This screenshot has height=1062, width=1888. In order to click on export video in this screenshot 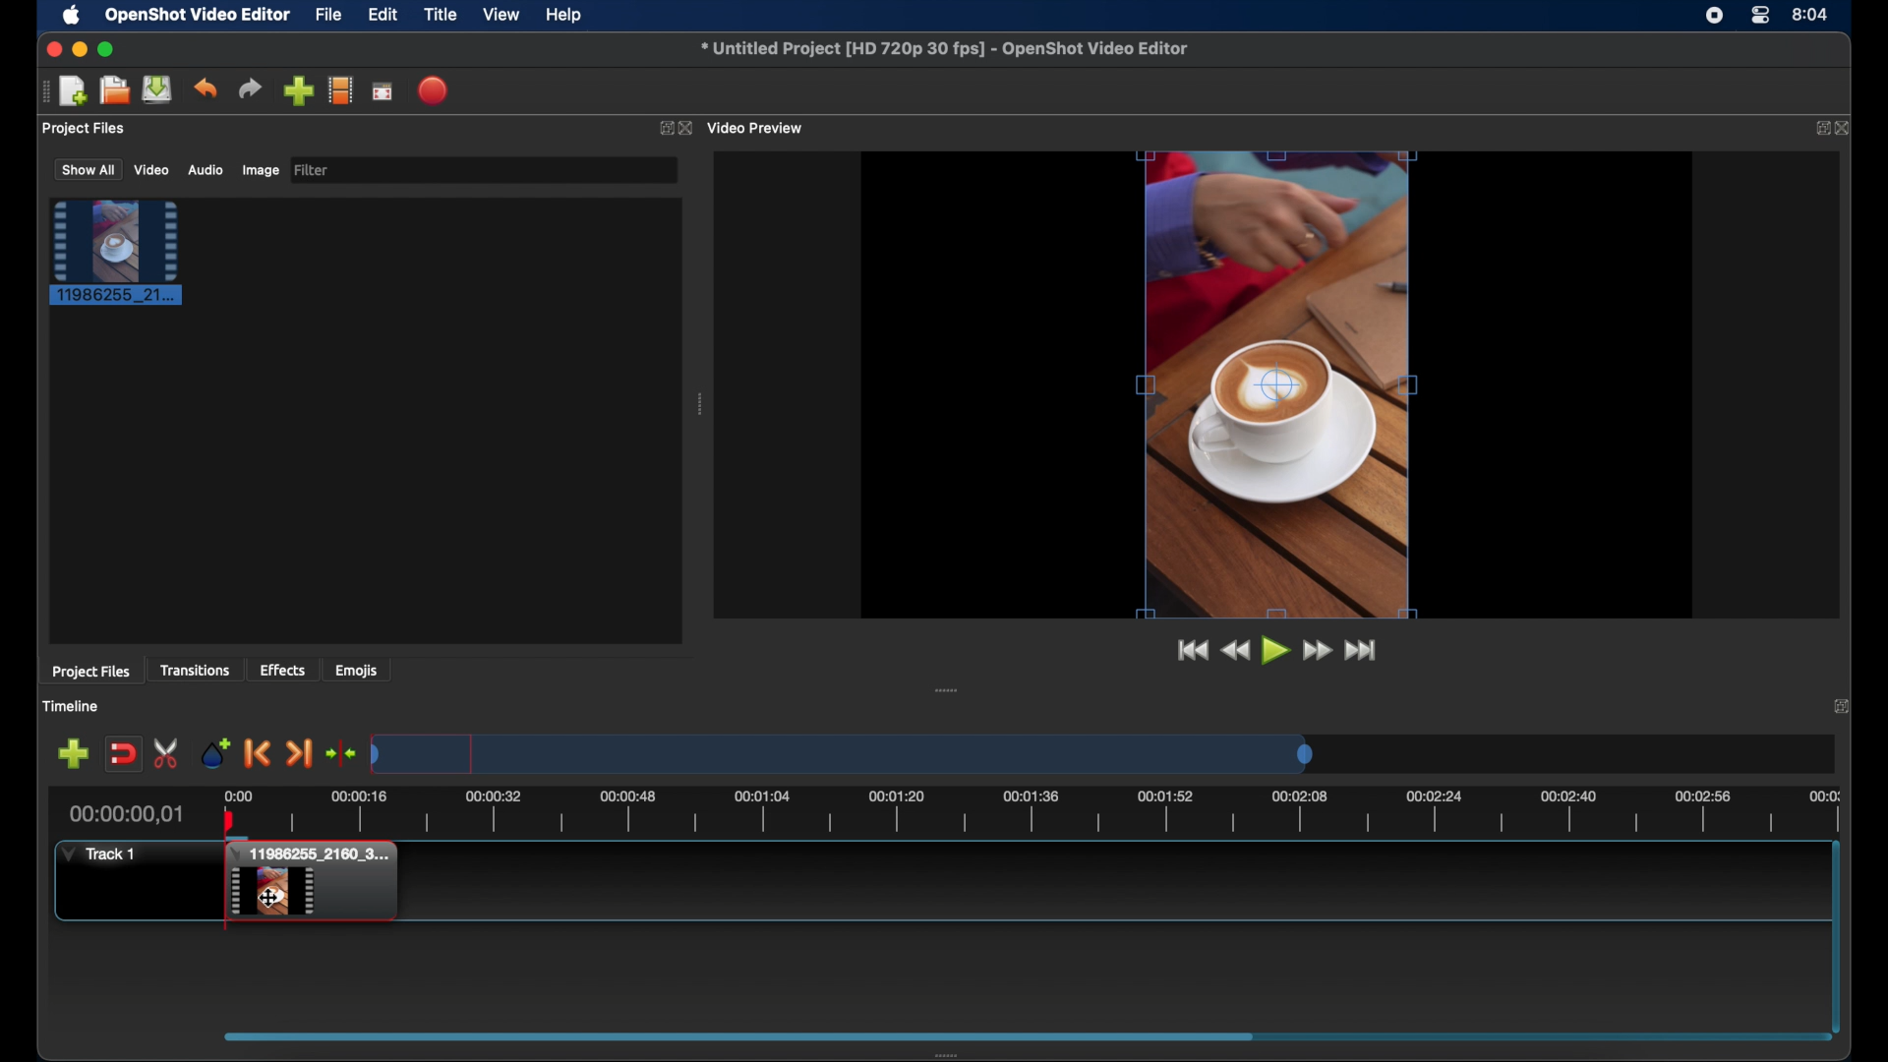, I will do `click(435, 90)`.